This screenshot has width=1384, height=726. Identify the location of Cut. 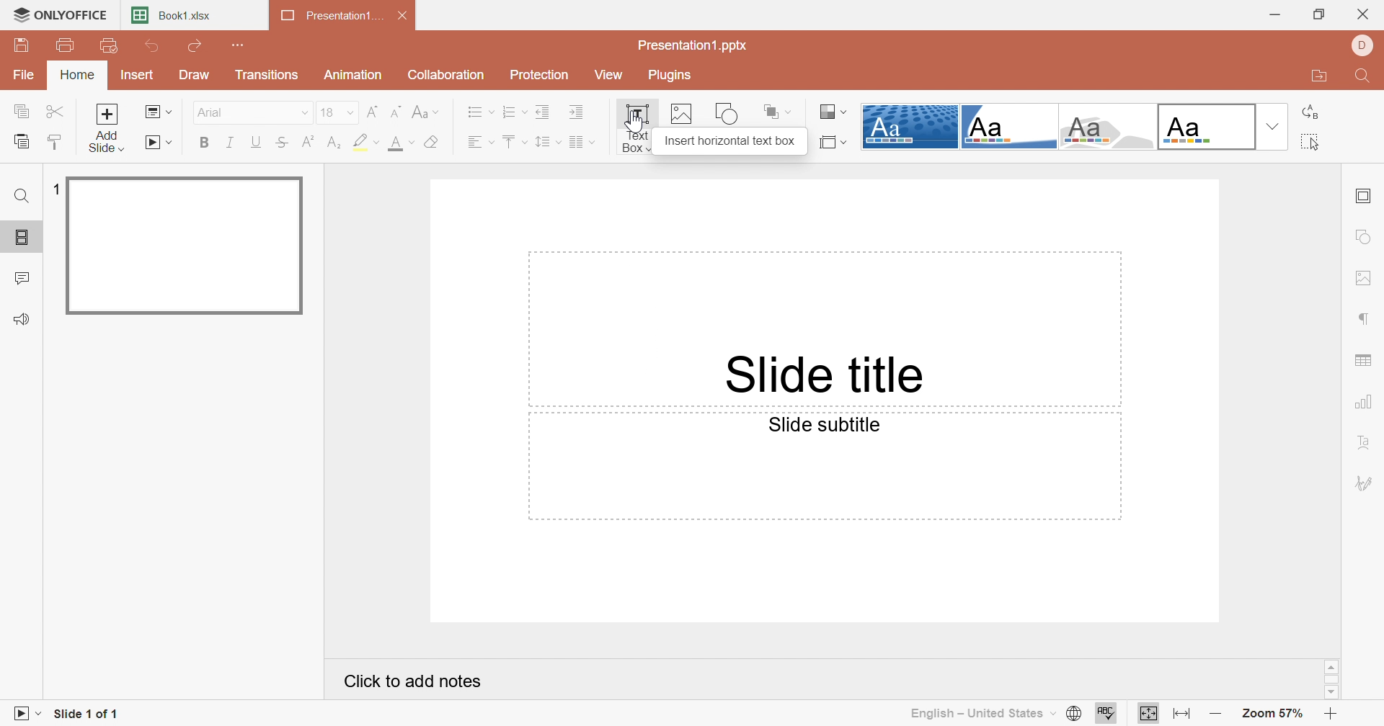
(55, 112).